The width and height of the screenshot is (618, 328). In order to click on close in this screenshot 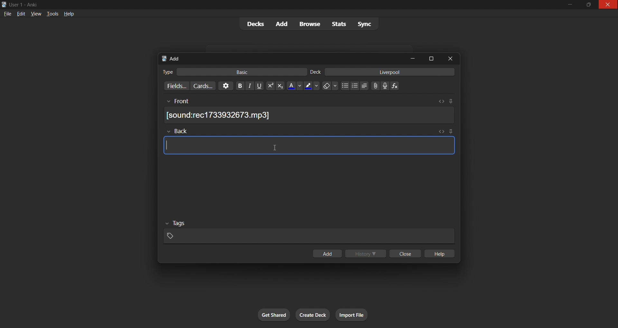, I will do `click(608, 5)`.